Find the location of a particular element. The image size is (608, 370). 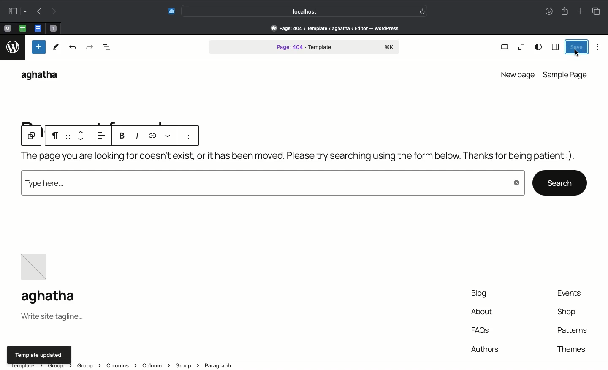

Sidebar is located at coordinates (16, 11).